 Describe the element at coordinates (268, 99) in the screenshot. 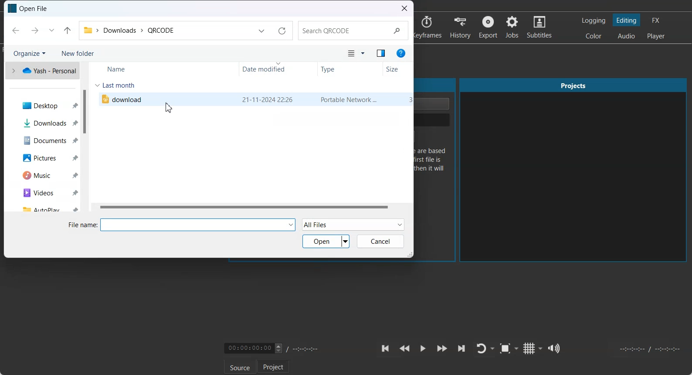

I see `date modified` at that location.